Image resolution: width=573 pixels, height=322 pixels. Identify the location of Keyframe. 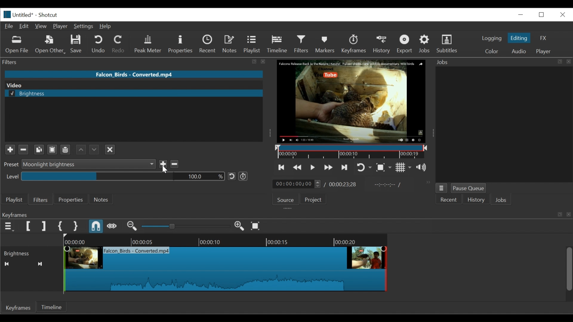
(313, 268).